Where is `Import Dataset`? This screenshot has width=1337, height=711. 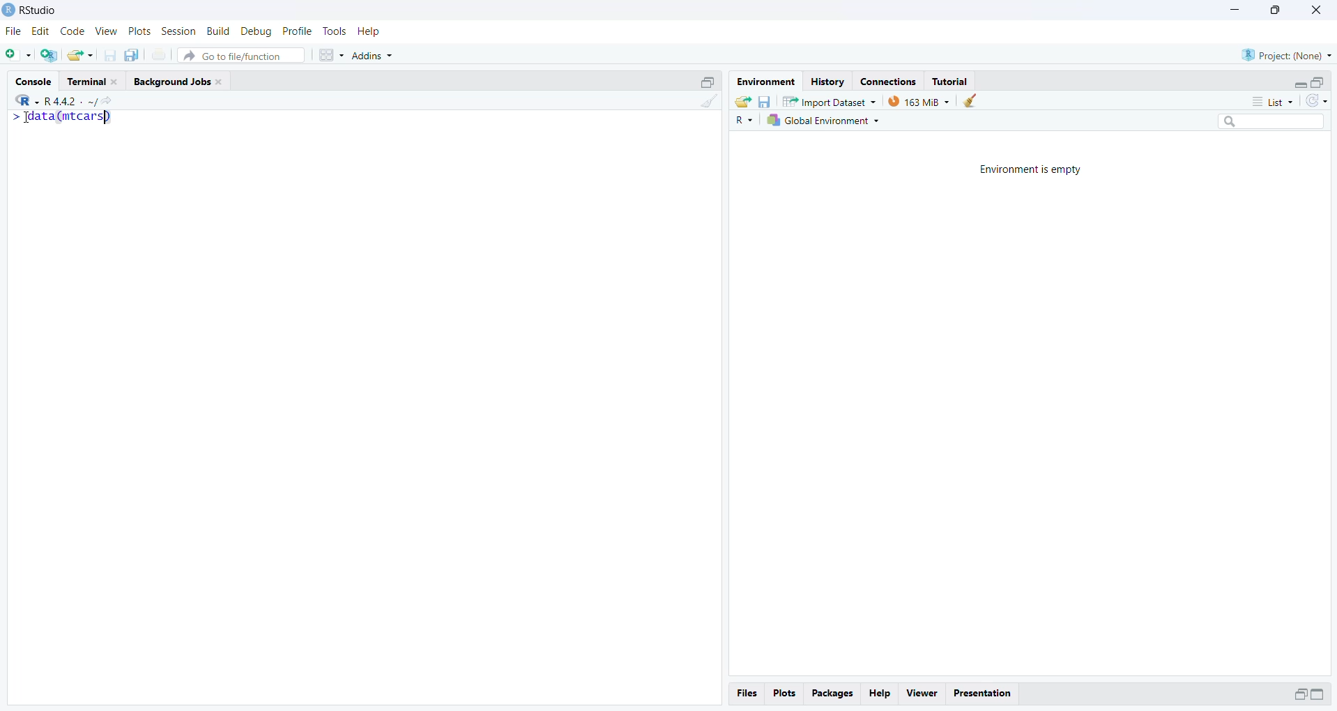 Import Dataset is located at coordinates (830, 101).